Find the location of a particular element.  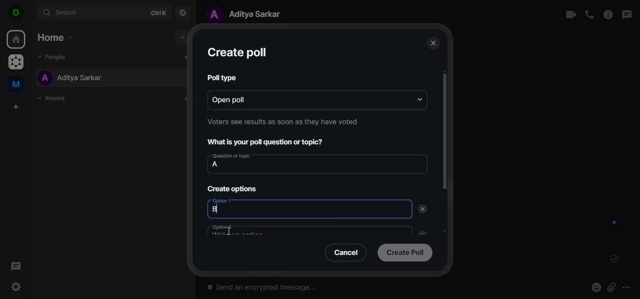

threads is located at coordinates (16, 266).